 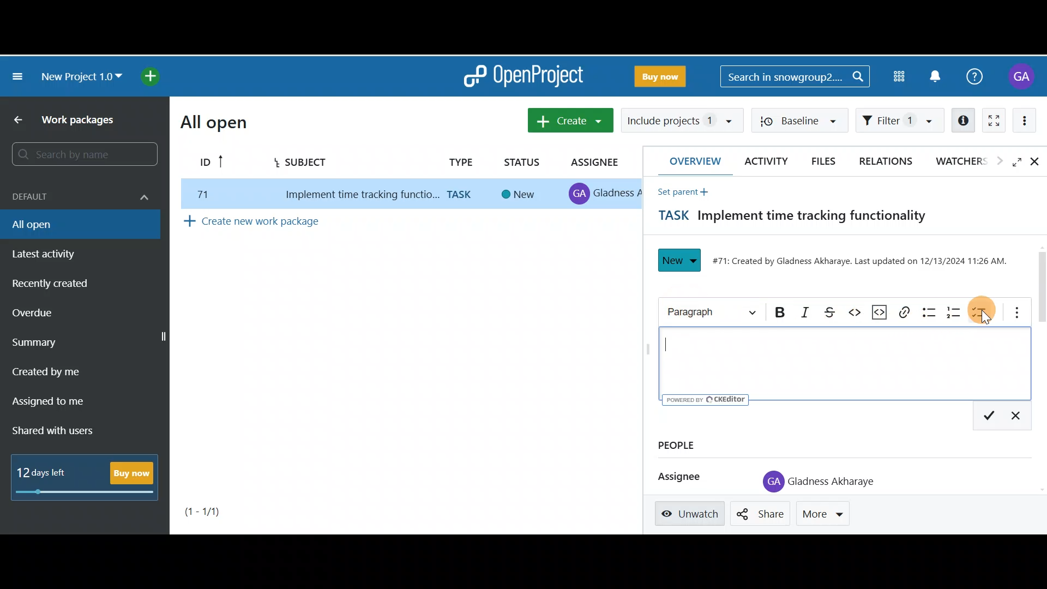 I want to click on Task title, so click(x=785, y=218).